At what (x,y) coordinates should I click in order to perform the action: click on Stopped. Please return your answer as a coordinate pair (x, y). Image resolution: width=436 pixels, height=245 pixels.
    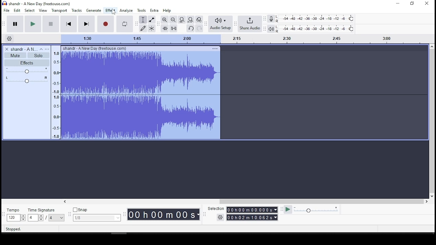
    Looking at the image, I should click on (14, 230).